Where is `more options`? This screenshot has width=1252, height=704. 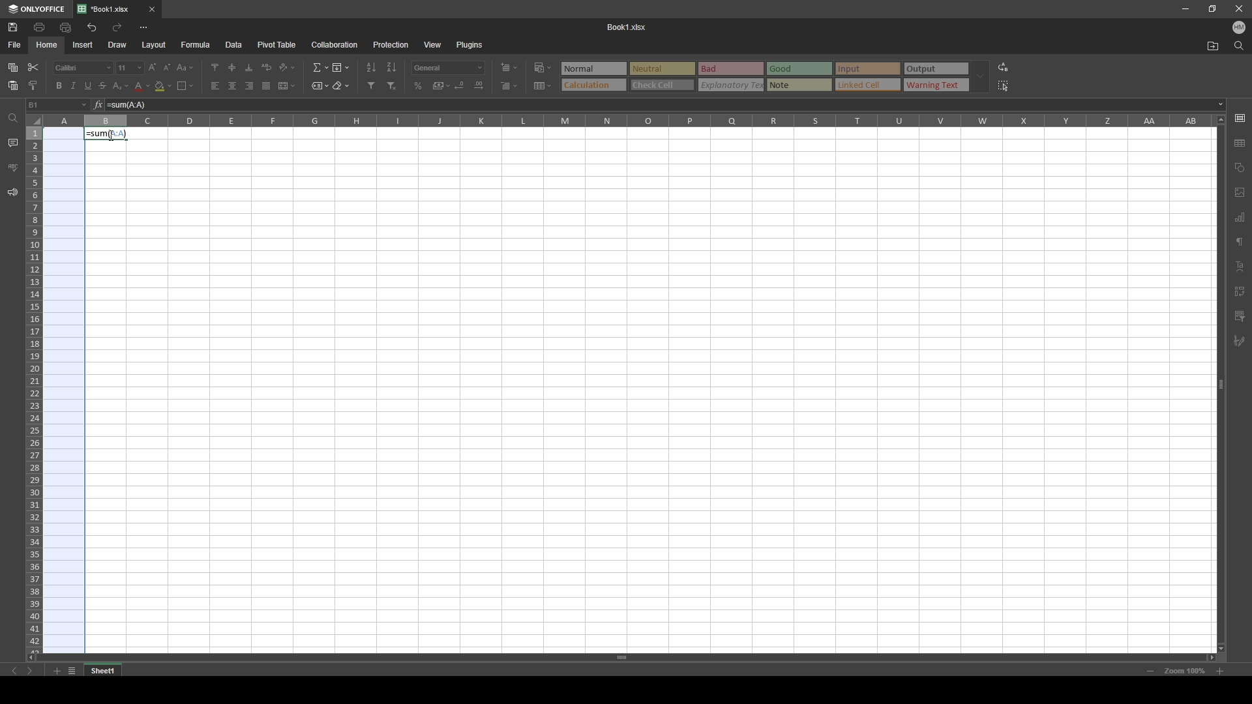
more options is located at coordinates (144, 28).